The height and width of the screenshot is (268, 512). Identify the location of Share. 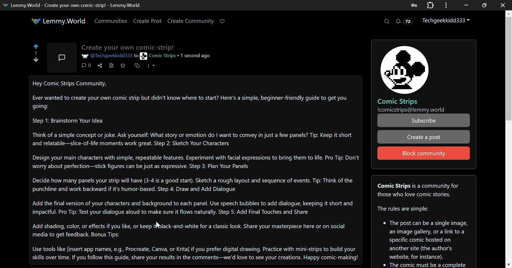
(99, 66).